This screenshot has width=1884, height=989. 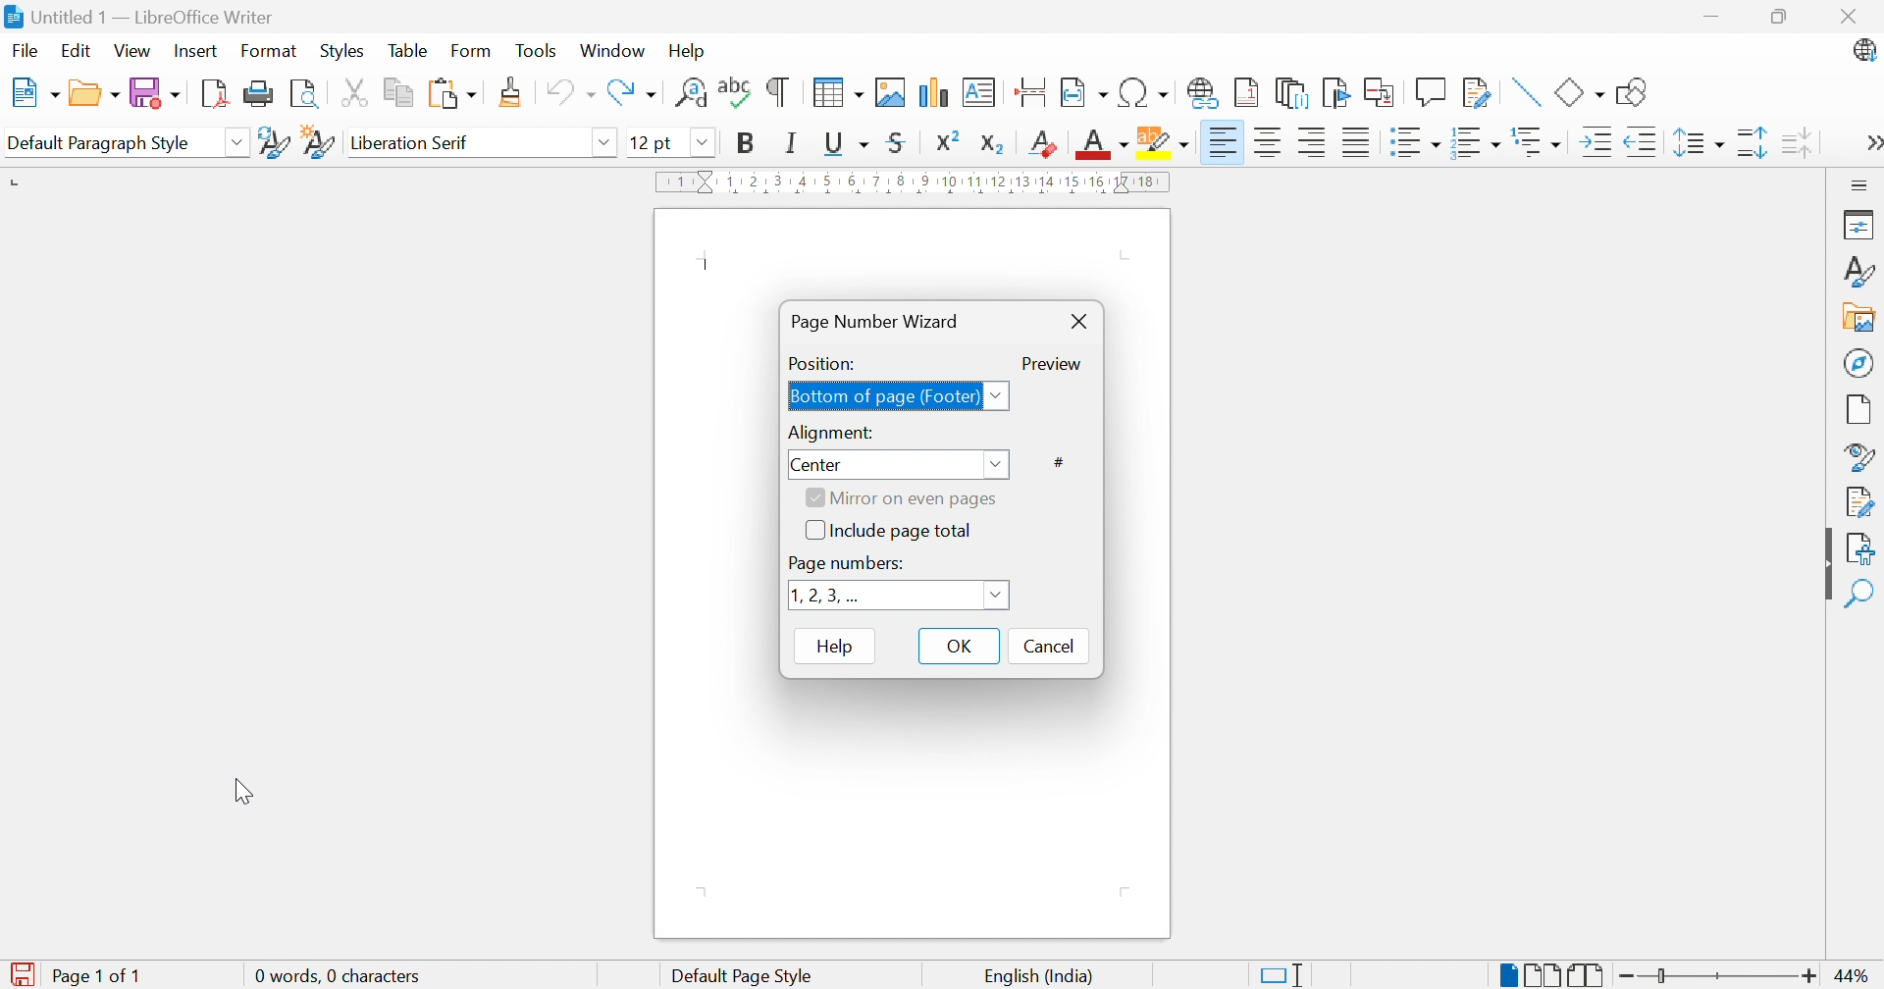 I want to click on Align left, so click(x=1225, y=139).